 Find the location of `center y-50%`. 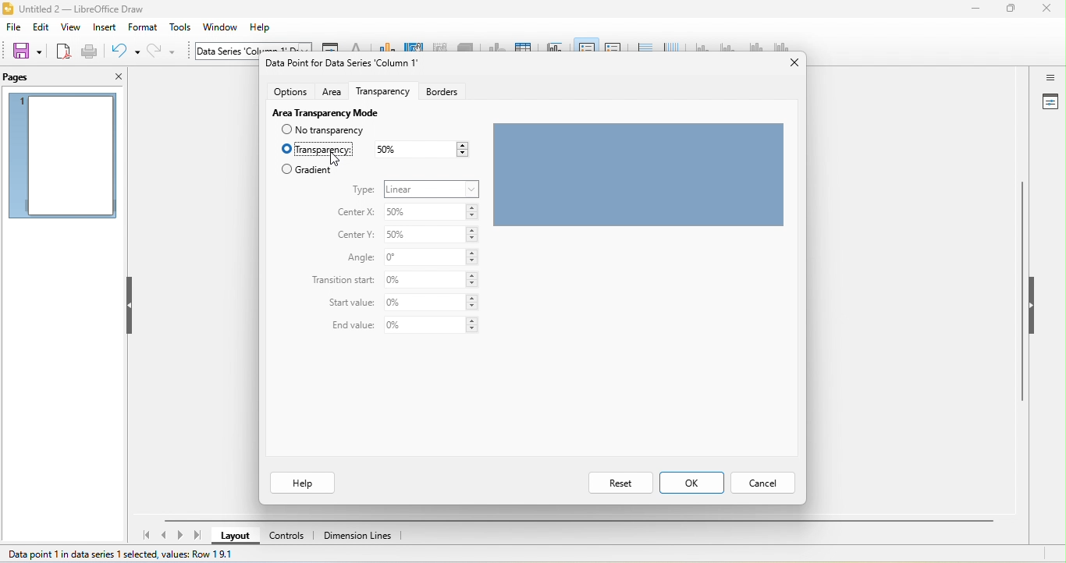

center y-50% is located at coordinates (430, 234).